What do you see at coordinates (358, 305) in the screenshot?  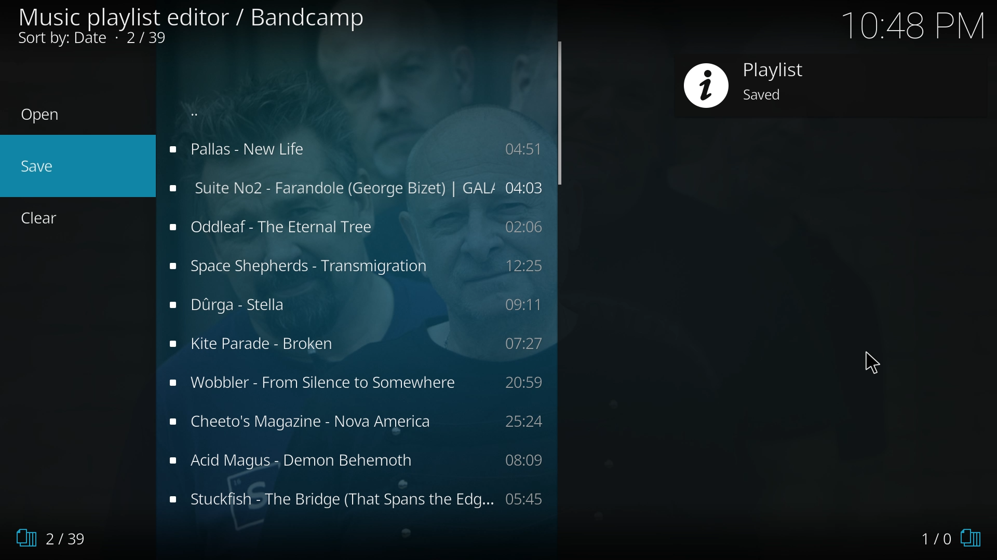 I see `song` at bounding box center [358, 305].